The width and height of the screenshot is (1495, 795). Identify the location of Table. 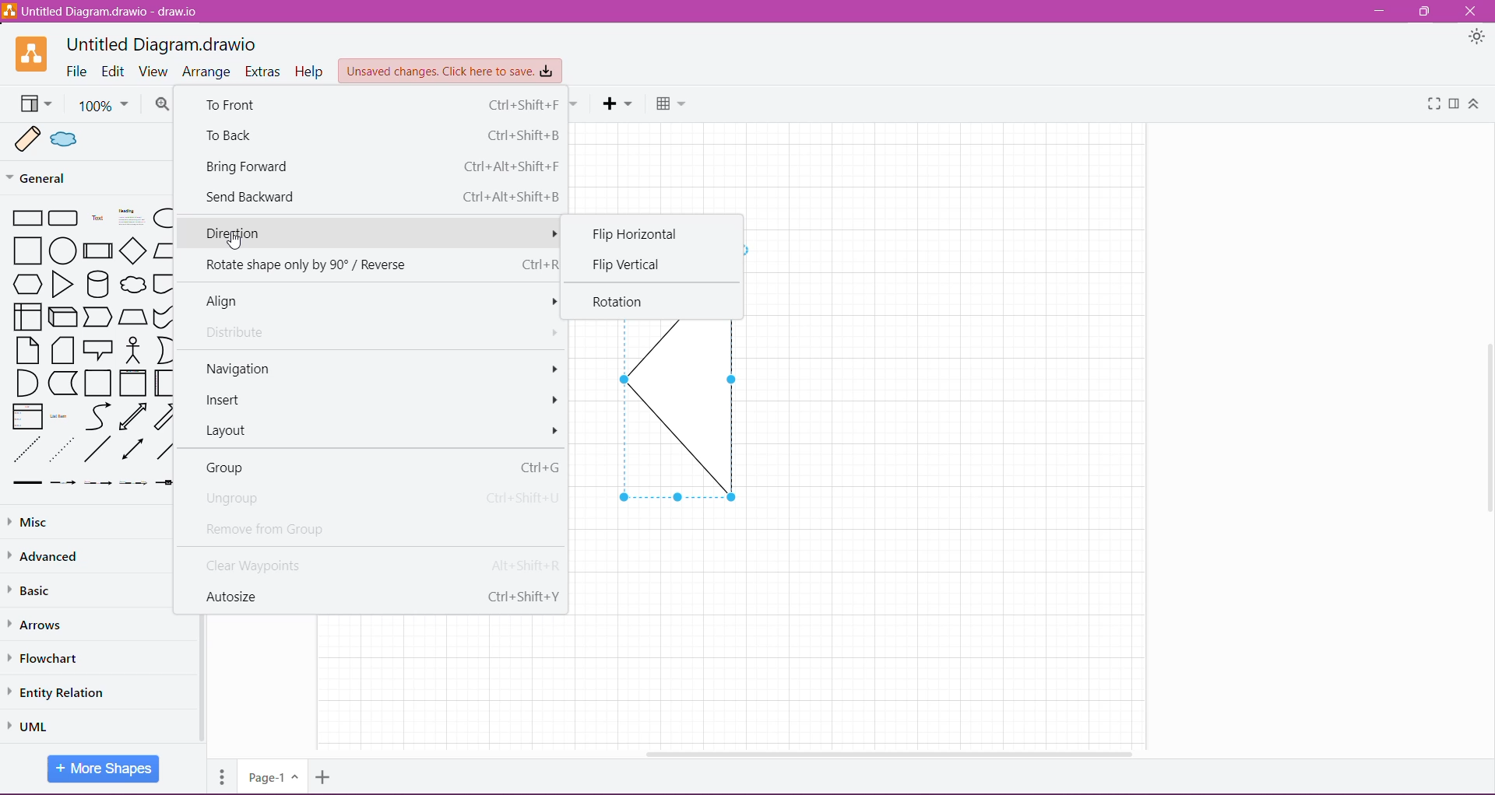
(671, 105).